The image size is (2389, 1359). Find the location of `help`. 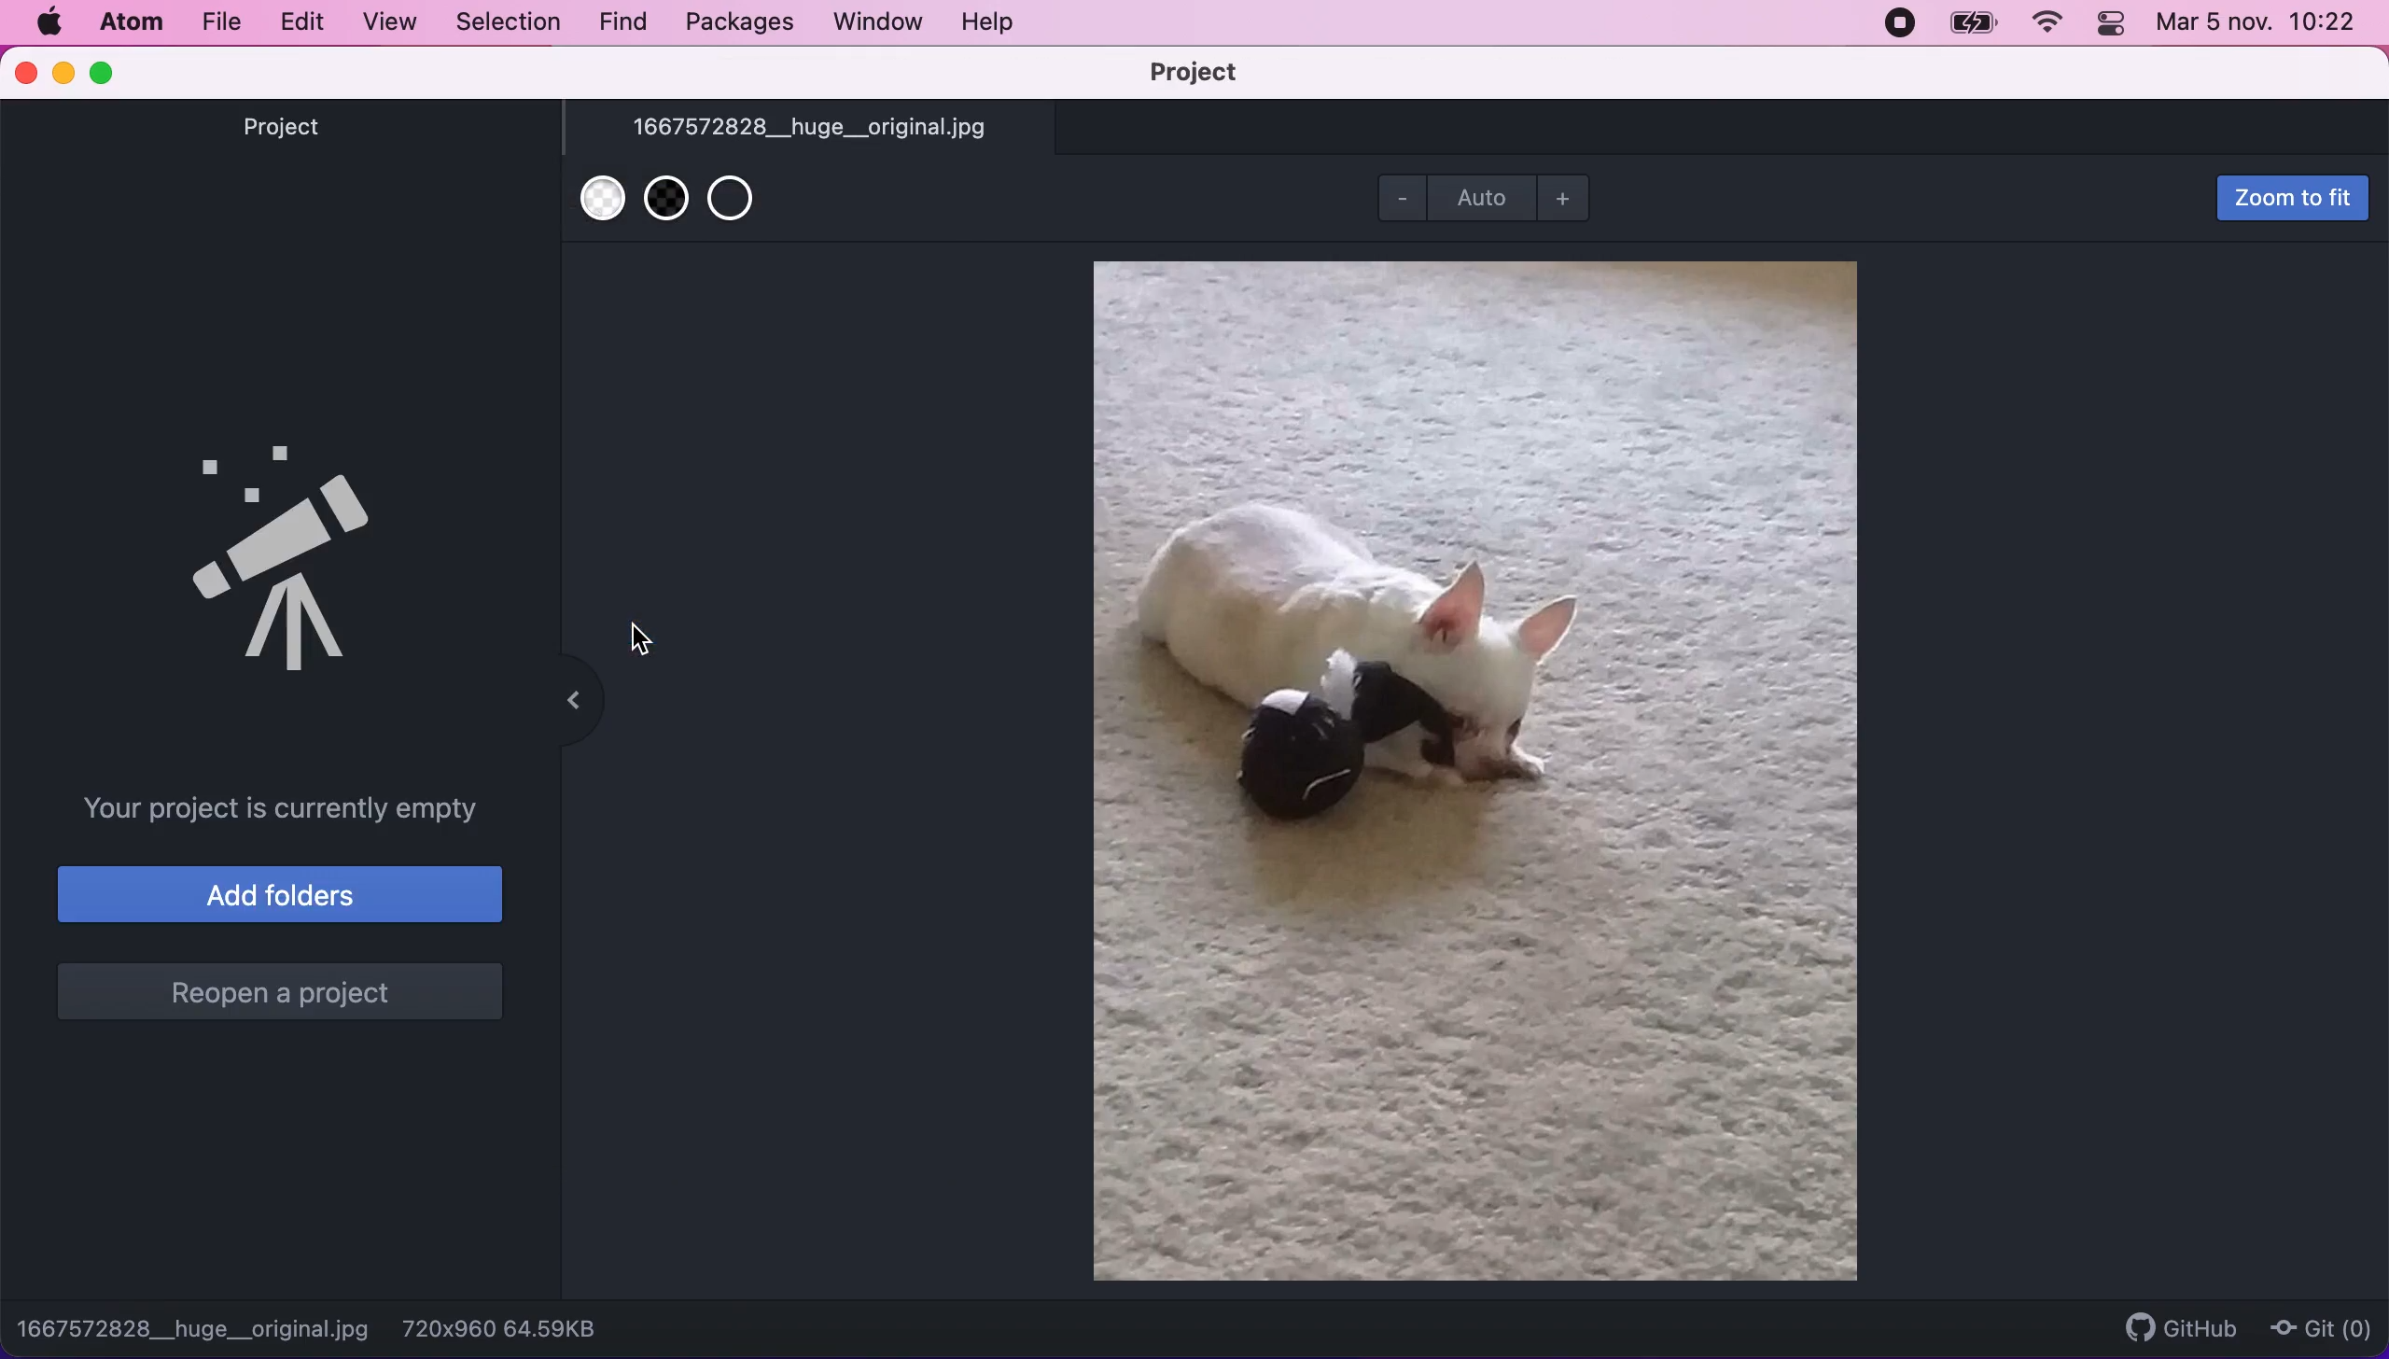

help is located at coordinates (991, 25).